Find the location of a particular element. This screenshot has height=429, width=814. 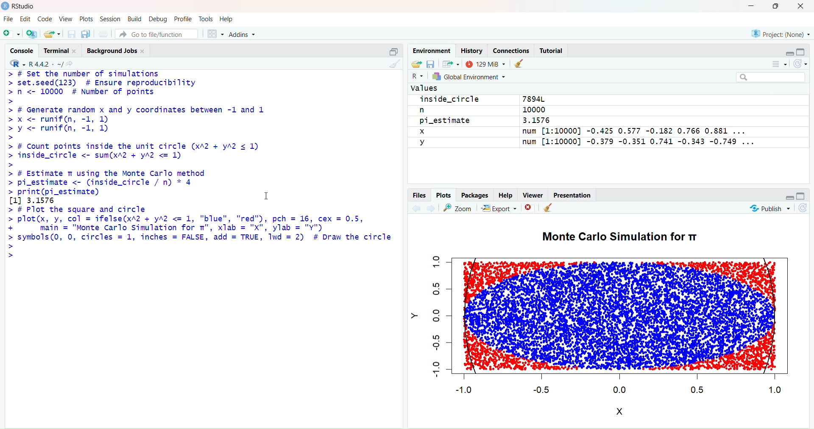

Connections is located at coordinates (512, 50).